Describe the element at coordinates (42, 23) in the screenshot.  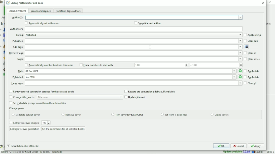
I see `Automatically set author sort` at that location.